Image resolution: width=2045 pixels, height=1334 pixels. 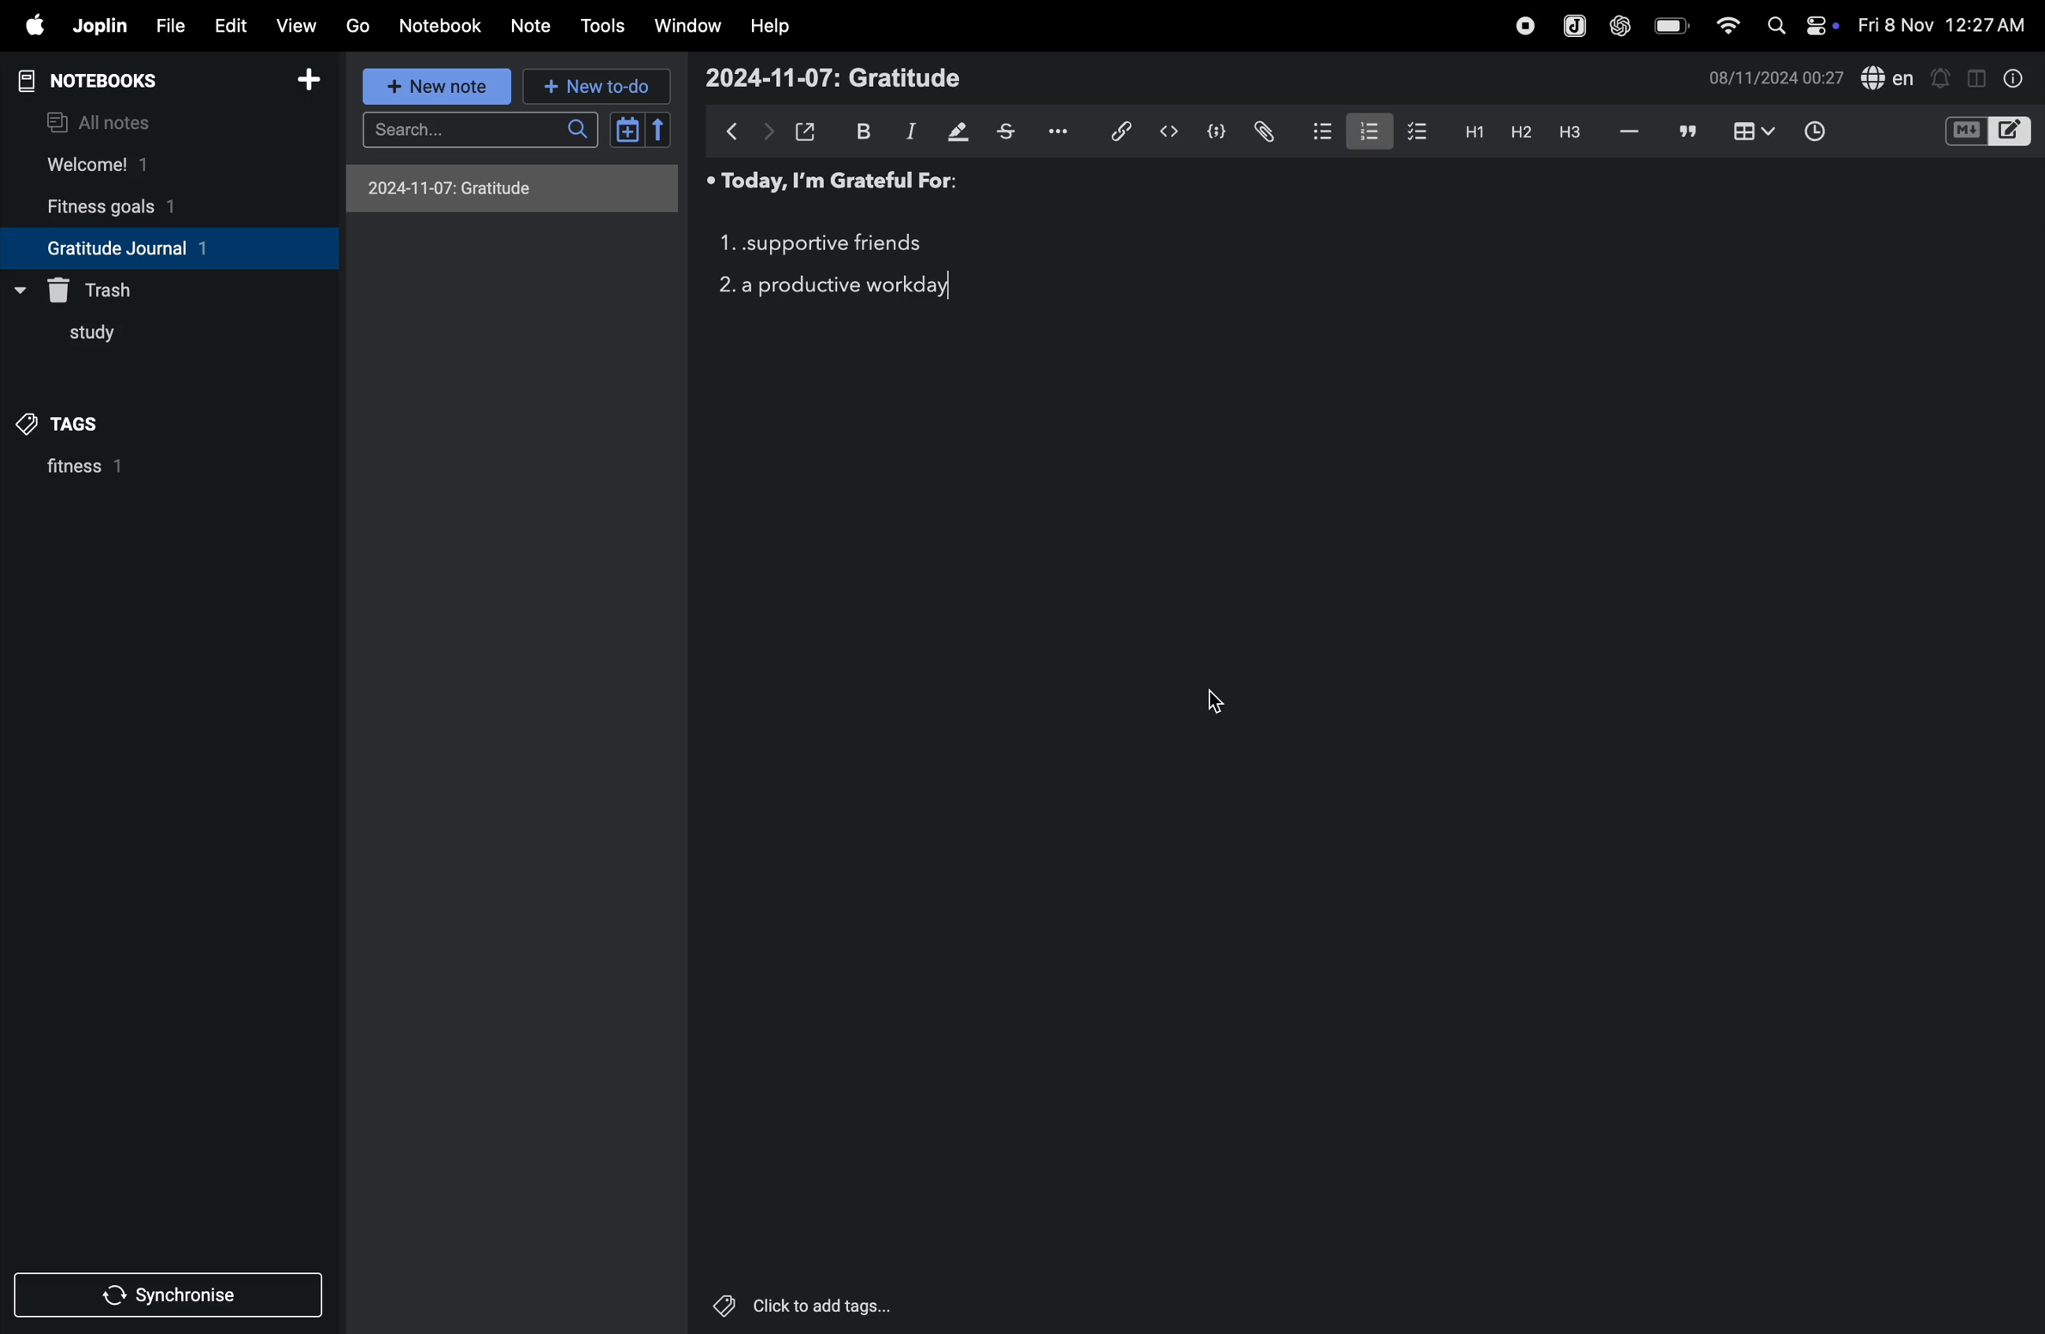 I want to click on heading 1, so click(x=1469, y=134).